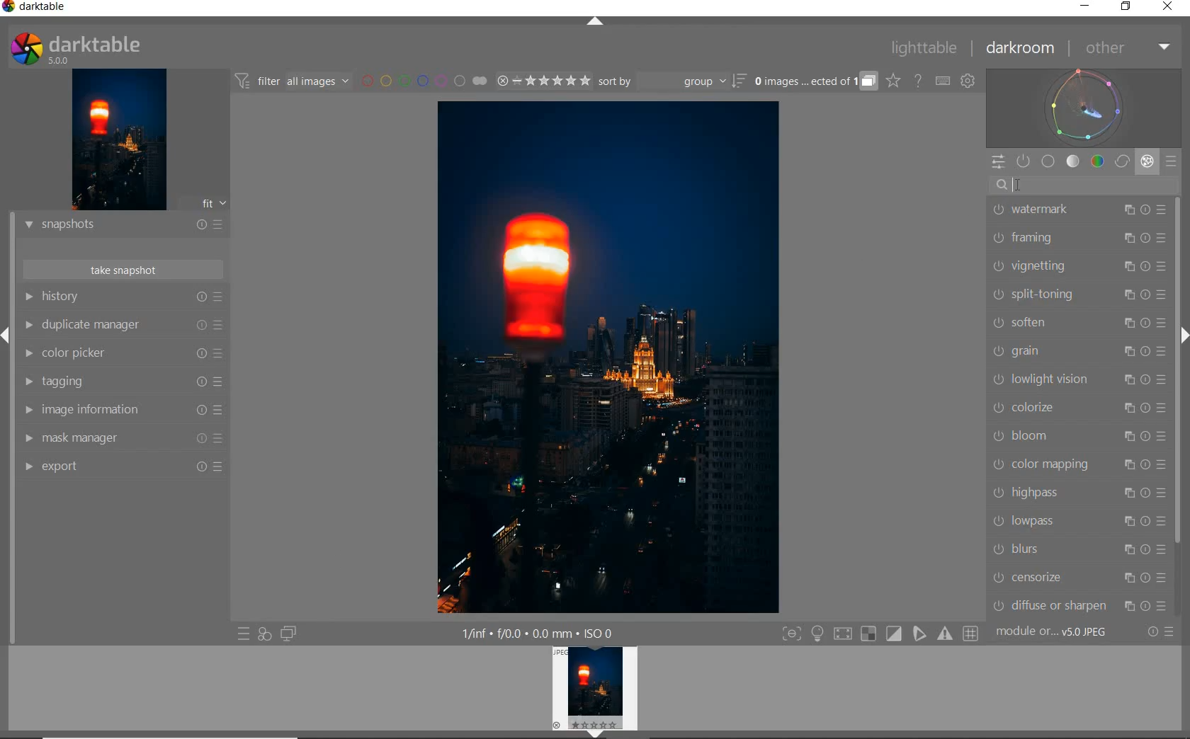  What do you see at coordinates (1126, 265) in the screenshot?
I see `Multiple instance` at bounding box center [1126, 265].